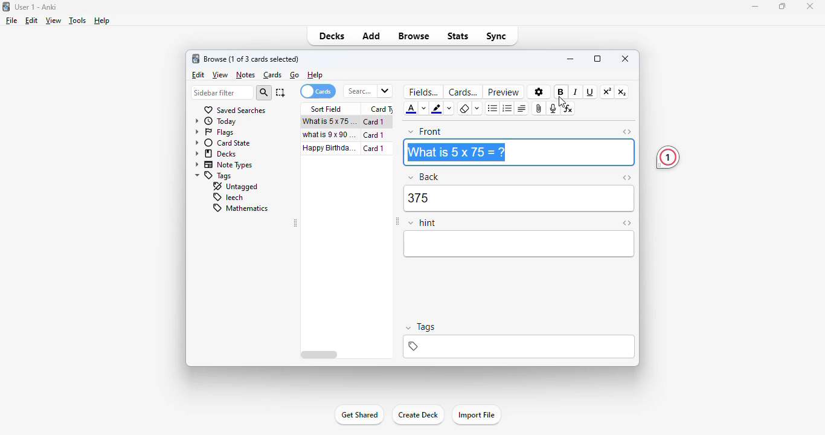 The image size is (825, 435). Describe the element at coordinates (540, 109) in the screenshot. I see `attach pictures/audio/video` at that location.